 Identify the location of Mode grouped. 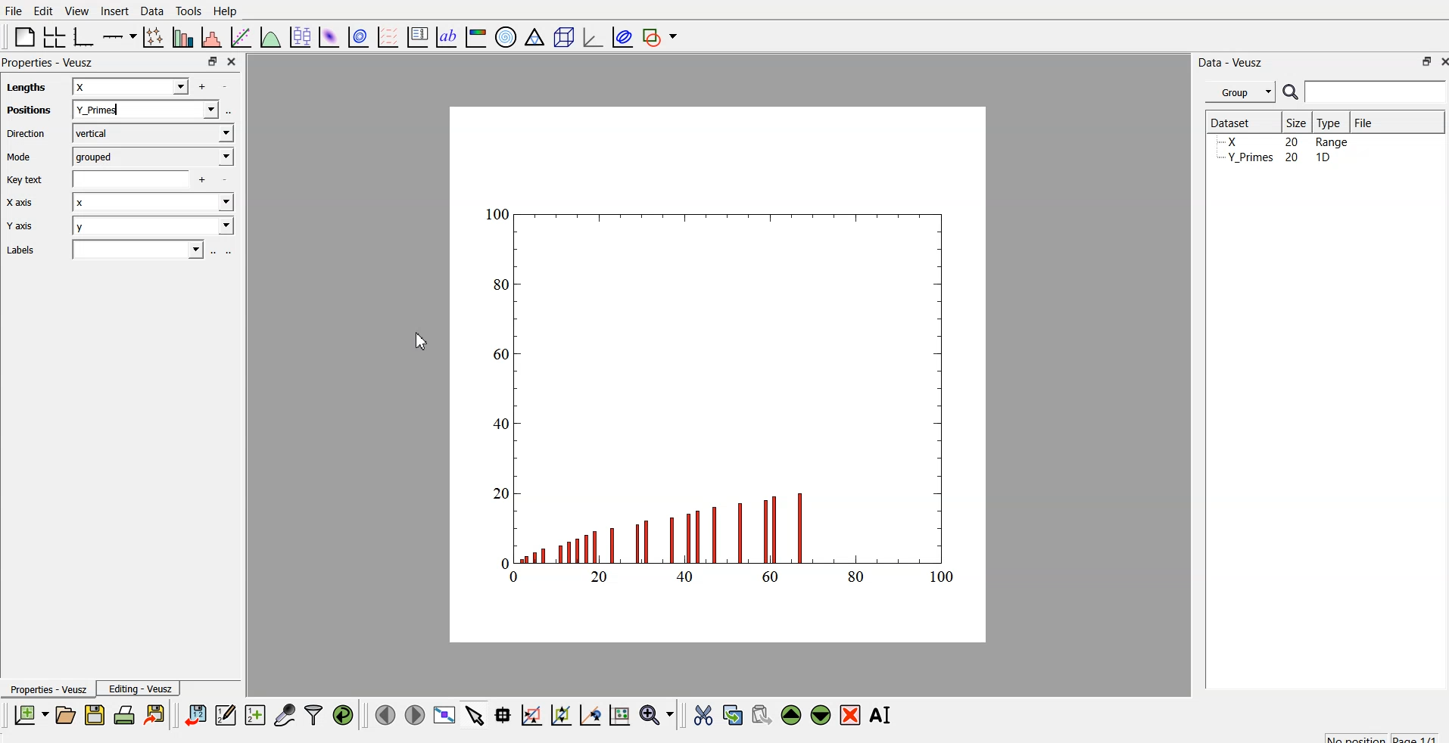
(120, 156).